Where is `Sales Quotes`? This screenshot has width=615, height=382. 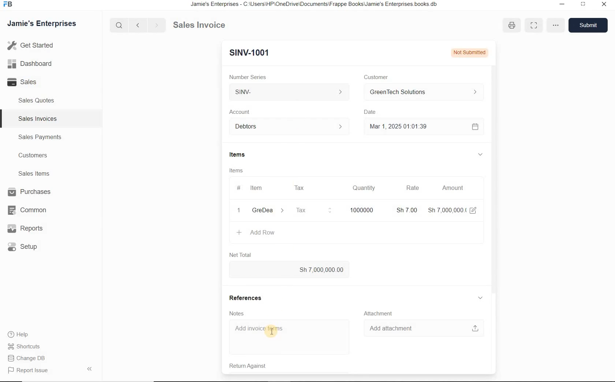 Sales Quotes is located at coordinates (37, 102).